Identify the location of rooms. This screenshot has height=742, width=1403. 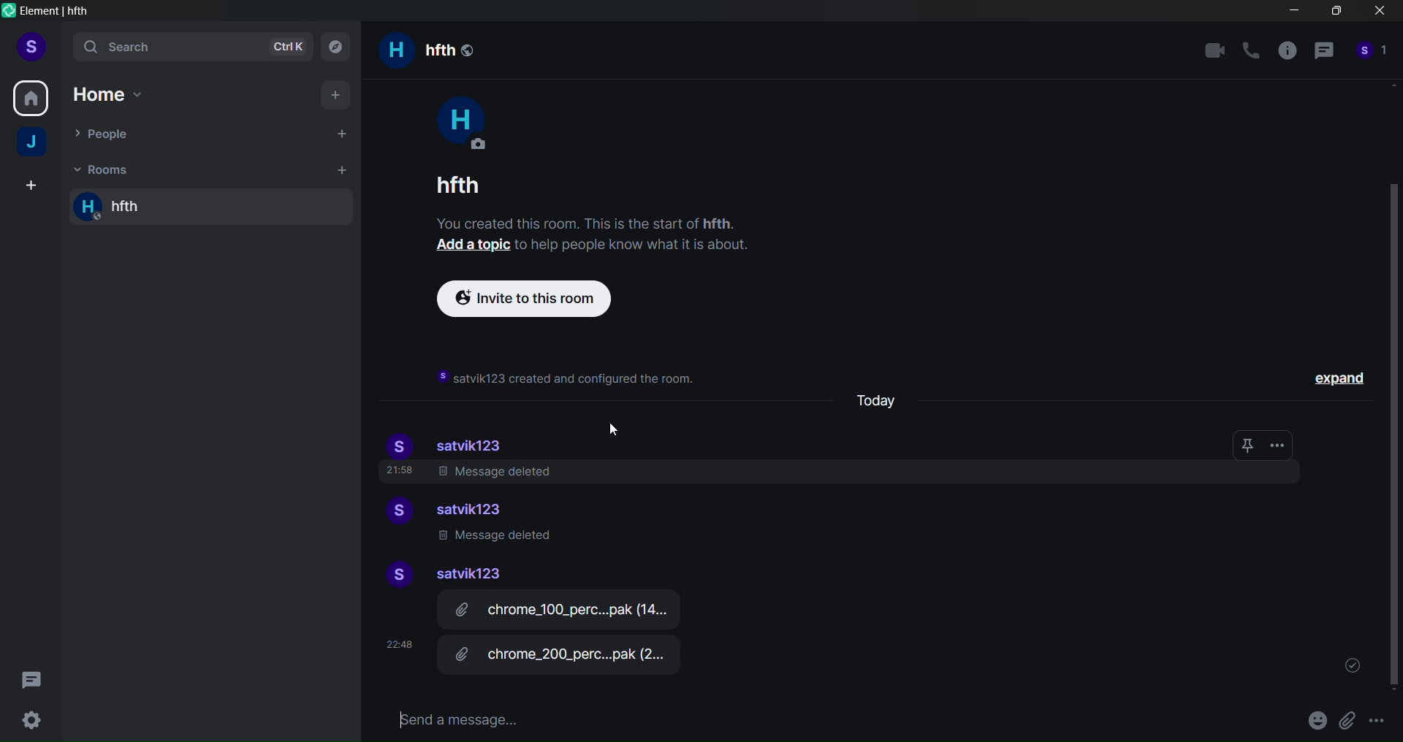
(103, 168).